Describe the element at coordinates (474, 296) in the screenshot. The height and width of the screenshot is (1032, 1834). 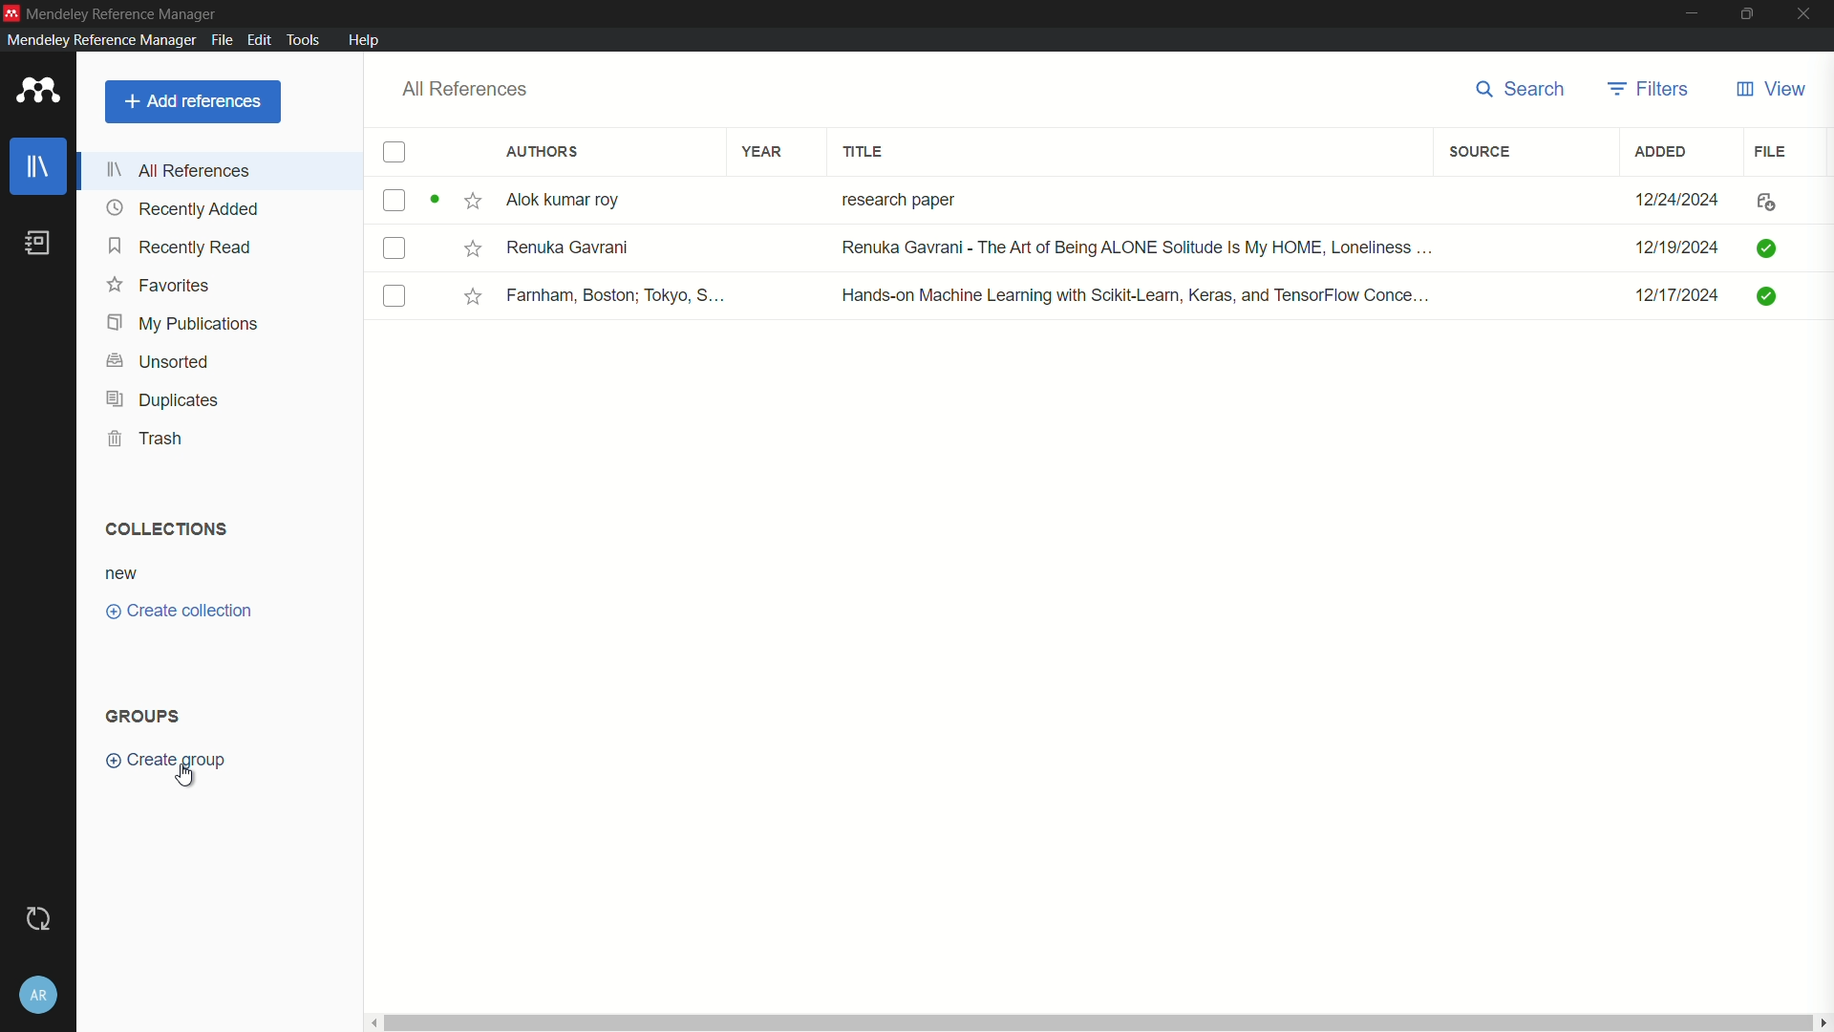
I see `Star` at that location.